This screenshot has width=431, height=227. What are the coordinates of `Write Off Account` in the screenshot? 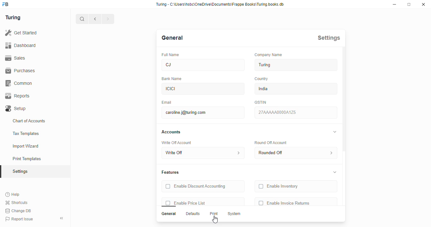 It's located at (177, 143).